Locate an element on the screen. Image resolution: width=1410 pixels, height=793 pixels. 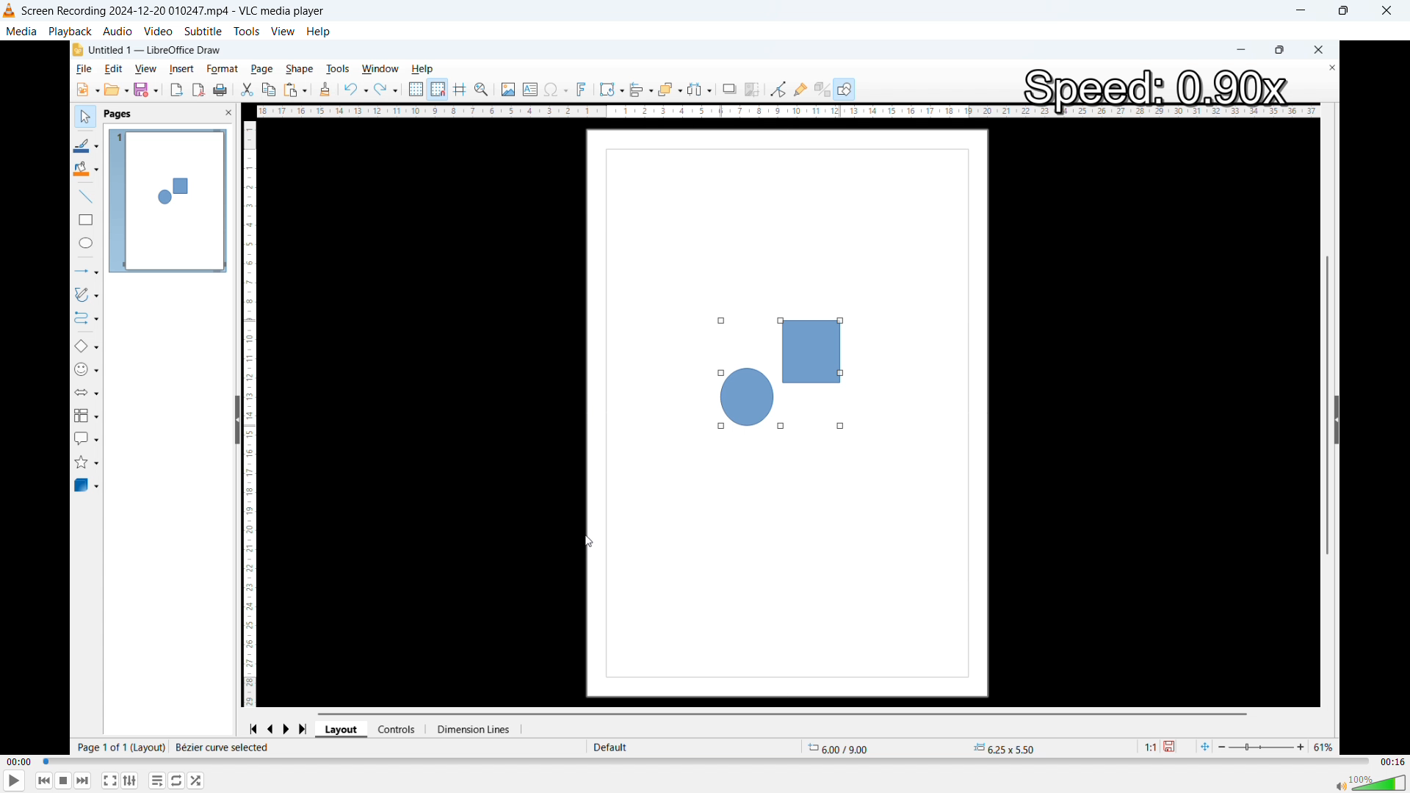
forward or next media  is located at coordinates (84, 781).